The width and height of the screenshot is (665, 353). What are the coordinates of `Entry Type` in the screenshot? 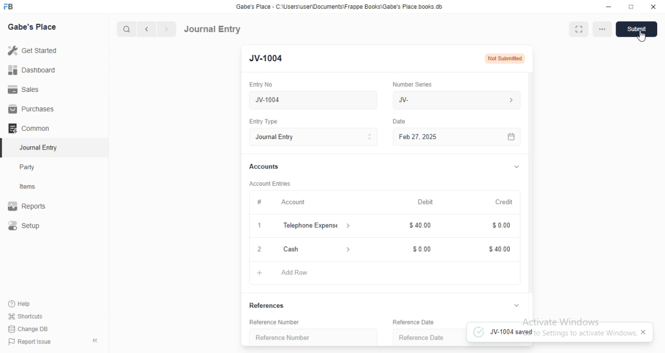 It's located at (263, 122).